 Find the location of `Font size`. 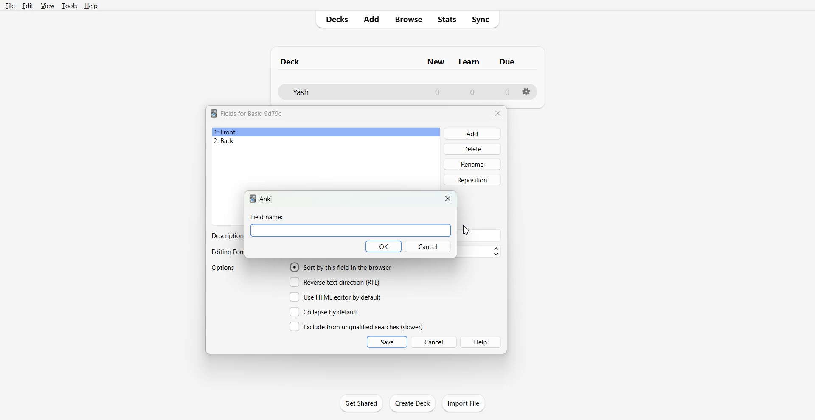

Font size is located at coordinates (481, 252).